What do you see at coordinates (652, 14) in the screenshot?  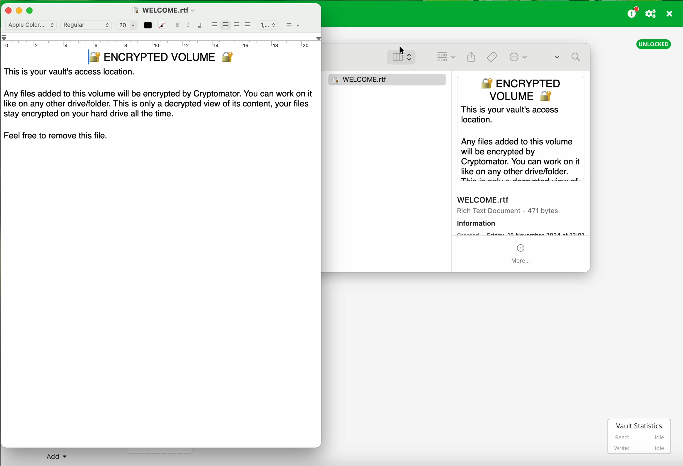 I see `preferences` at bounding box center [652, 14].